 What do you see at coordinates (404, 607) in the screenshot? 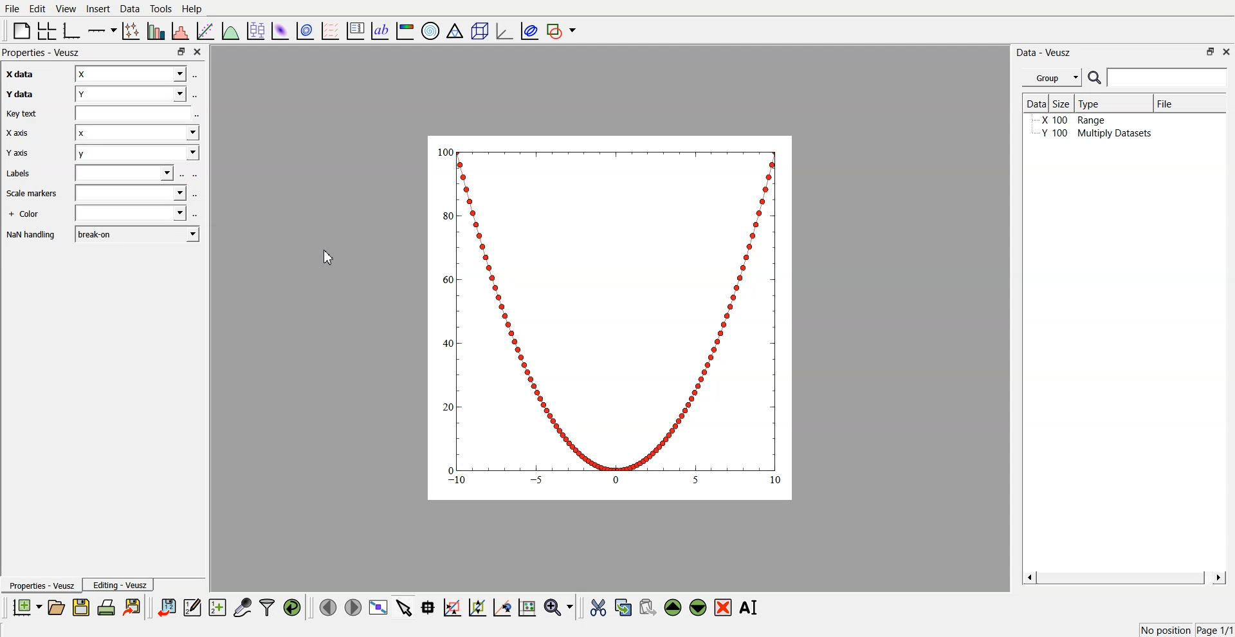
I see `select items` at bounding box center [404, 607].